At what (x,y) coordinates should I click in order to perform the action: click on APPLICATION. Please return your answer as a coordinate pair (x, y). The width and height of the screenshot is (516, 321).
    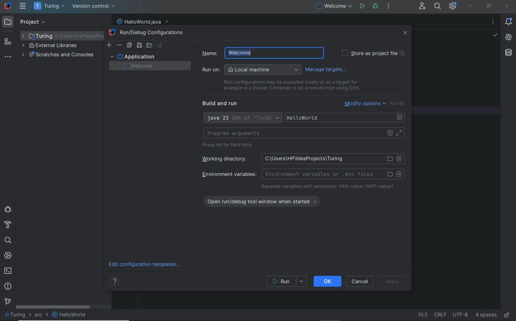
    Looking at the image, I should click on (132, 56).